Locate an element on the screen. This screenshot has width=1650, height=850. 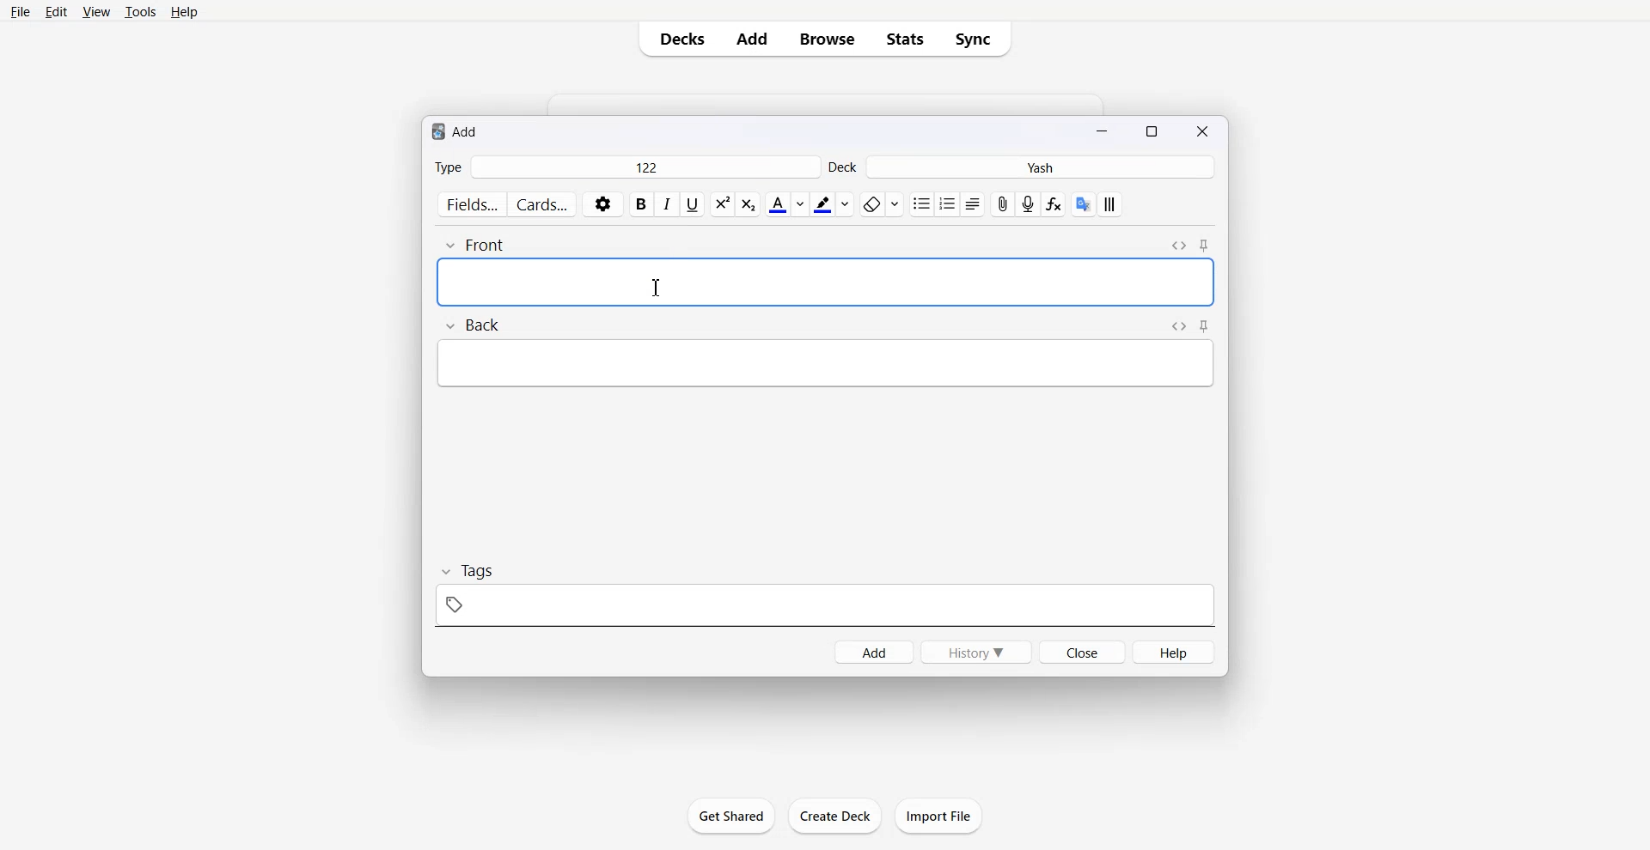
Translate google is located at coordinates (1081, 203).